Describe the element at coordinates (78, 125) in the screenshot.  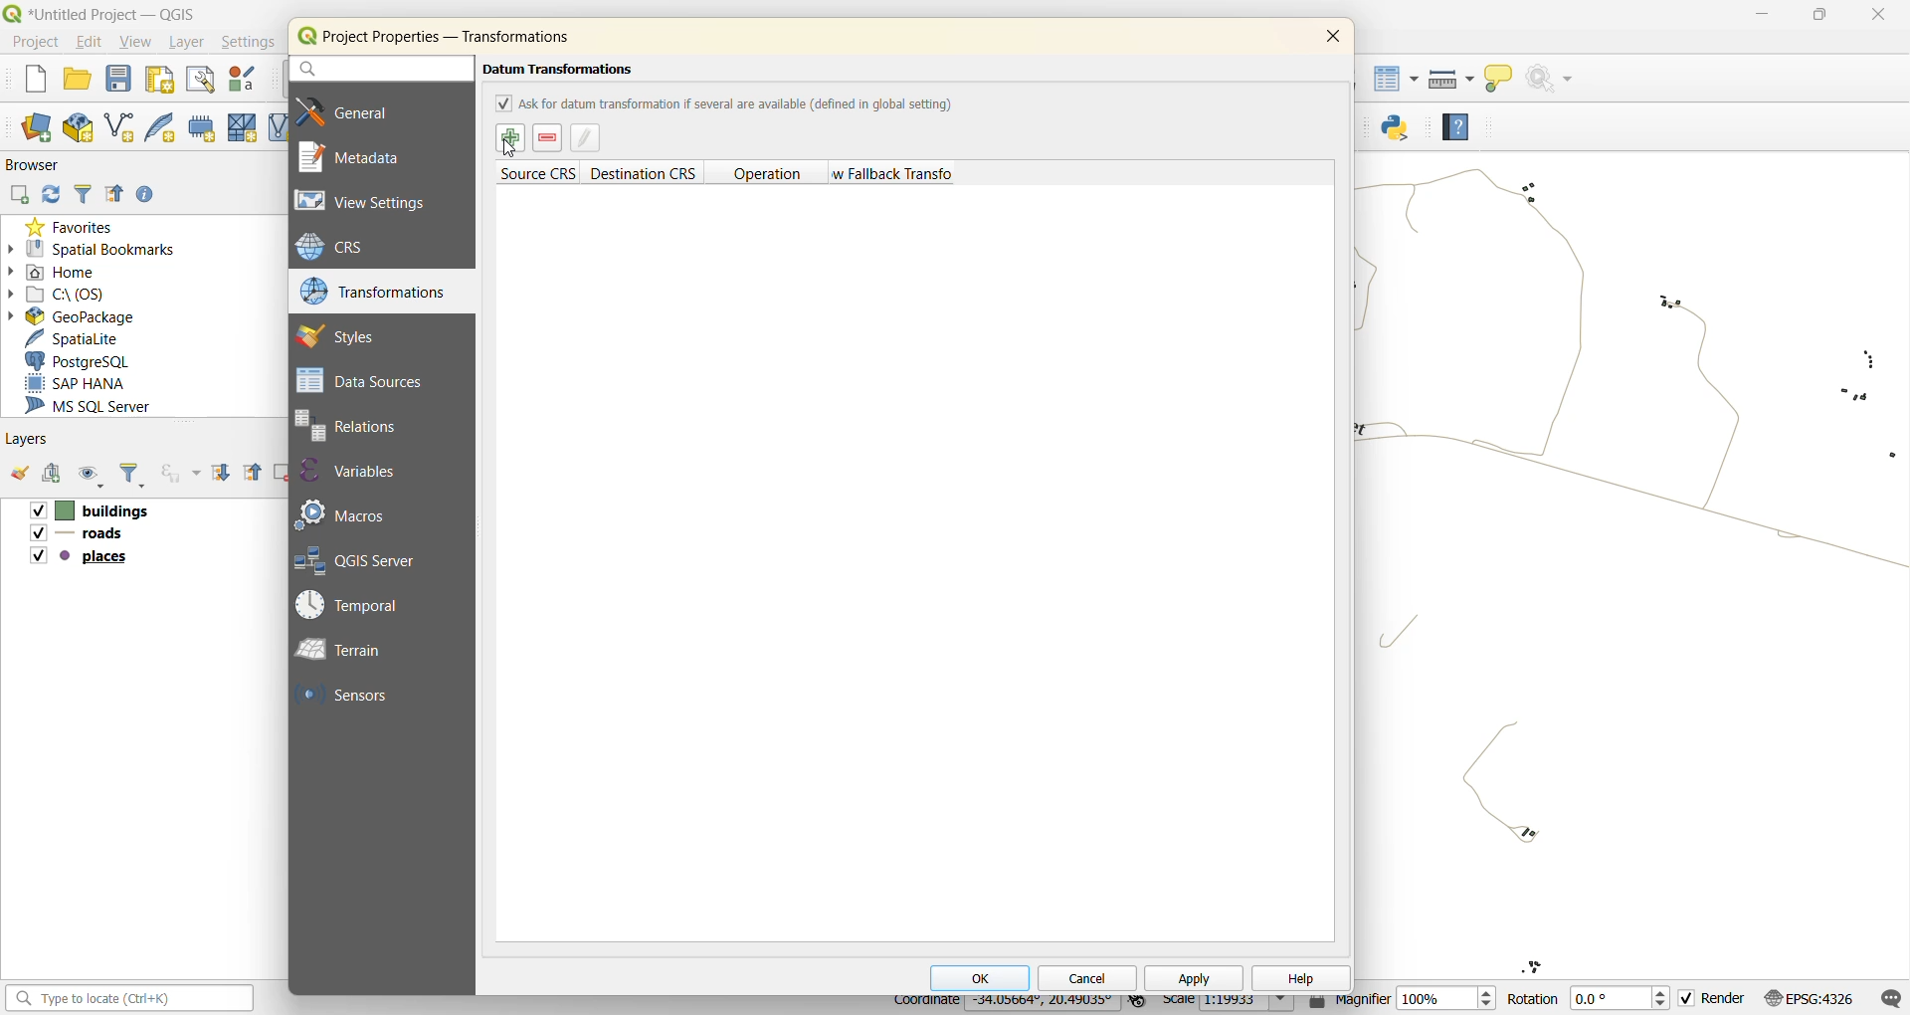
I see `new geopackage` at that location.